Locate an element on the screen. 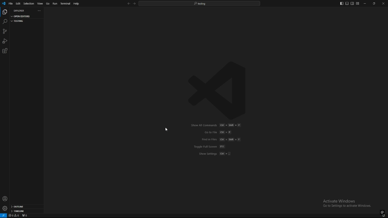  settings is located at coordinates (5, 208).